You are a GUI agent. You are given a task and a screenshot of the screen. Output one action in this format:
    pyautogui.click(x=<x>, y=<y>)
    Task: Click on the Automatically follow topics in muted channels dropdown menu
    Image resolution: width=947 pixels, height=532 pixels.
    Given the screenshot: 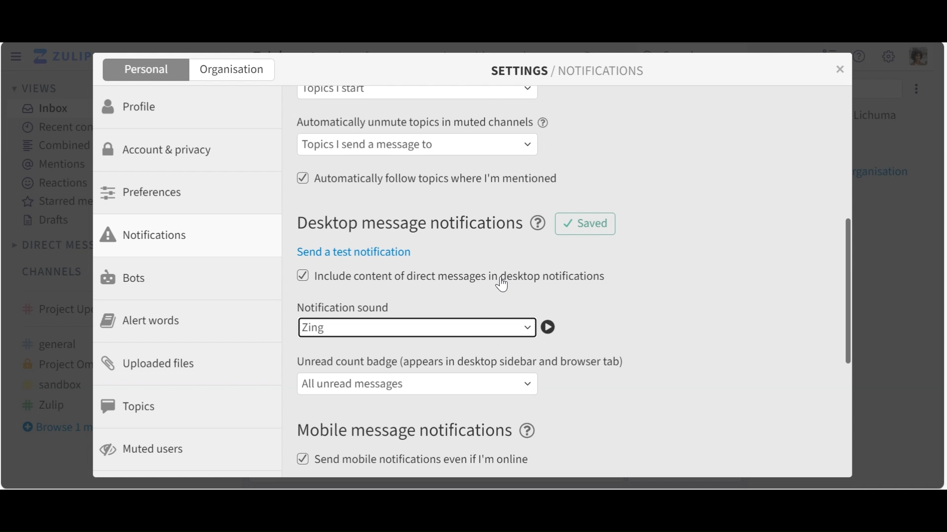 What is the action you would take?
    pyautogui.click(x=419, y=145)
    